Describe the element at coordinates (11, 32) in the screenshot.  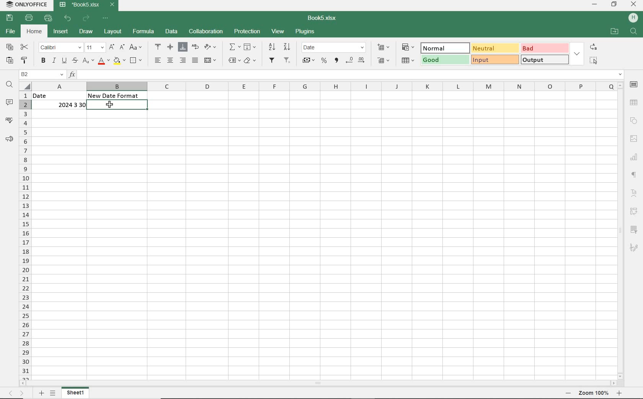
I see `FILE` at that location.